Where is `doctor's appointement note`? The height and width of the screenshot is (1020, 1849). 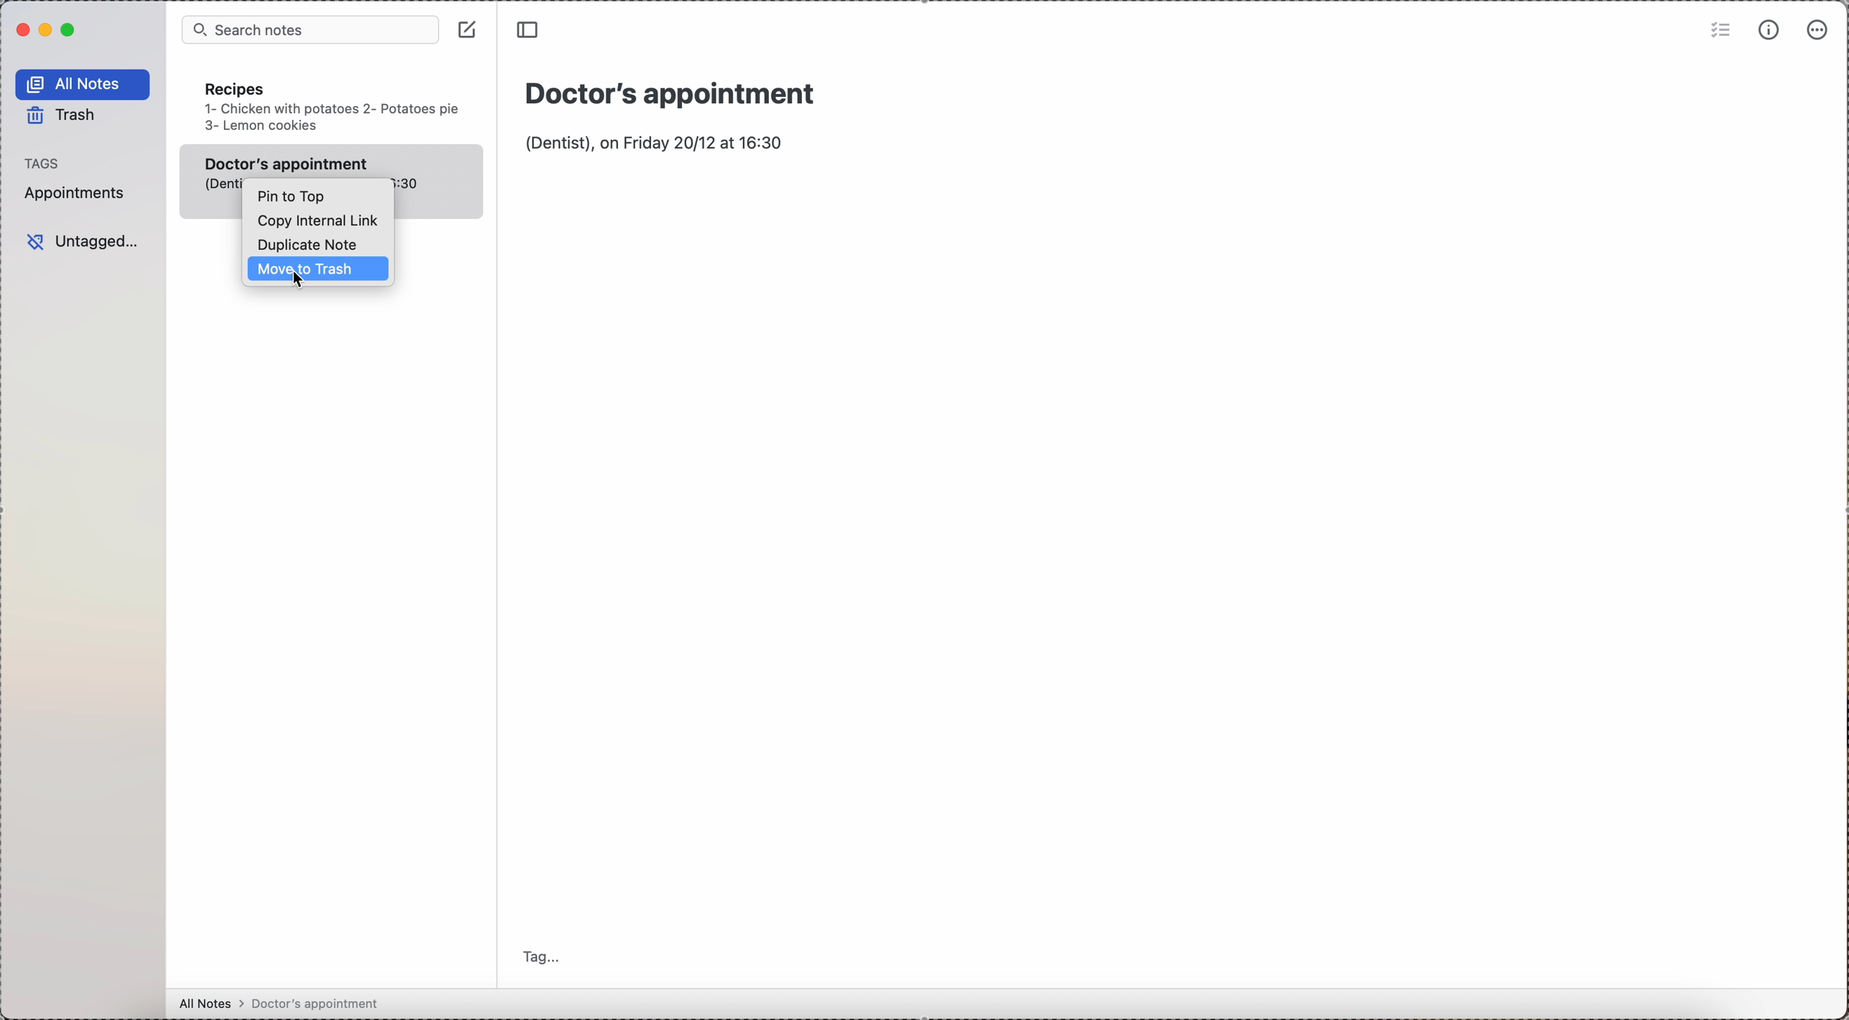
doctor's appointement note is located at coordinates (335, 161).